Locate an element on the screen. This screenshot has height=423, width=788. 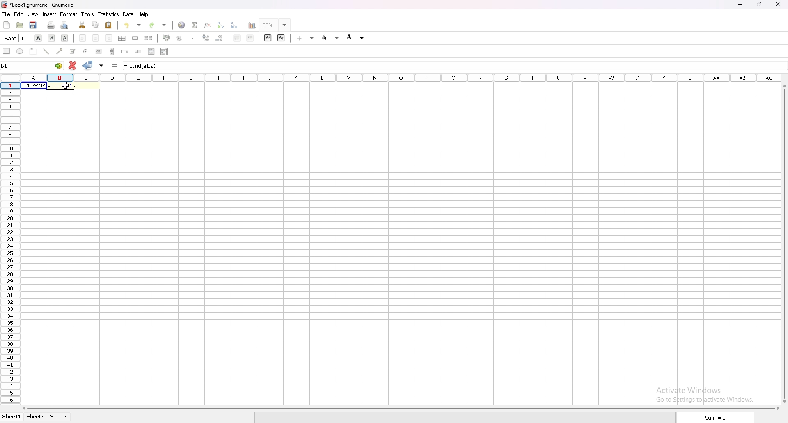
line is located at coordinates (46, 51).